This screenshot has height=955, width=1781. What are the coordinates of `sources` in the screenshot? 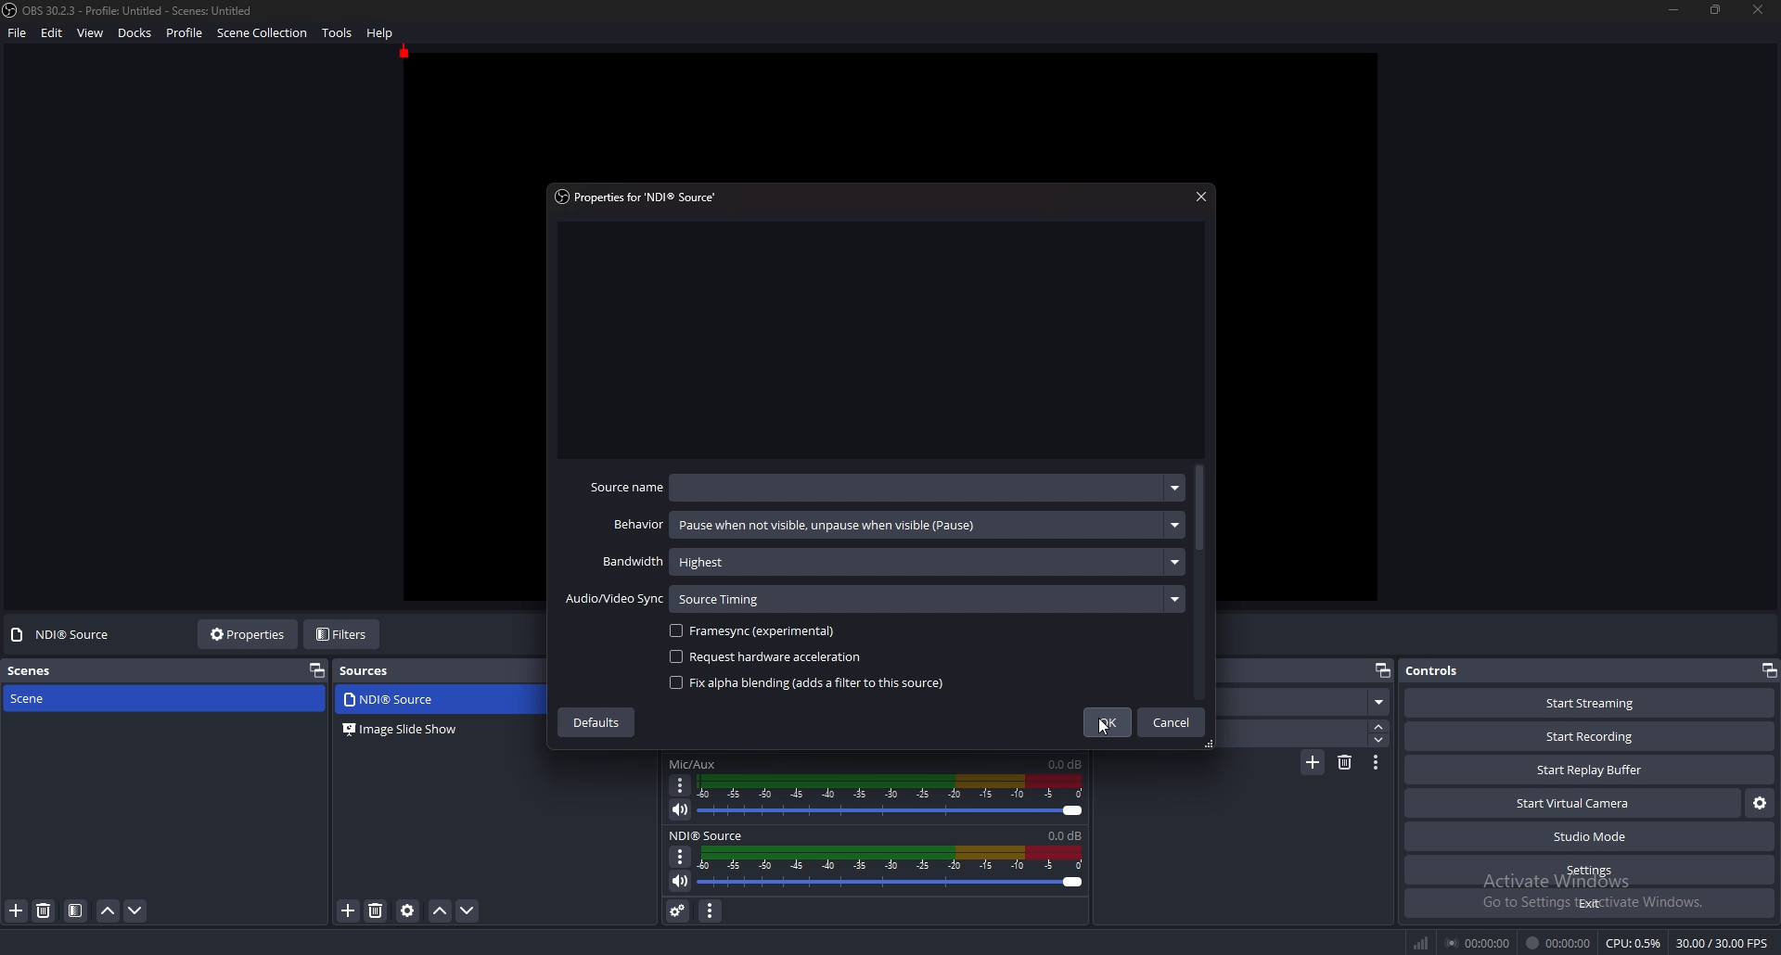 It's located at (371, 669).